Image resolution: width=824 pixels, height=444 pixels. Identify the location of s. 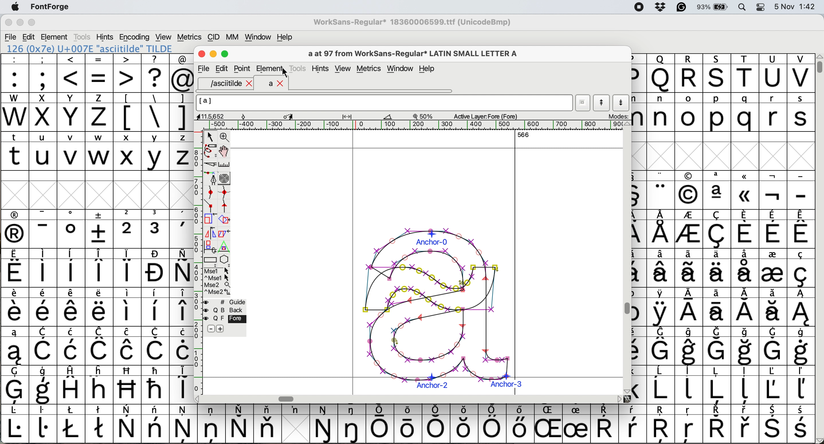
(801, 112).